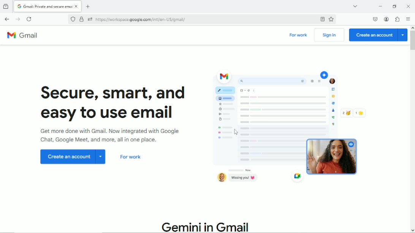 The image size is (415, 233). I want to click on No trackers known to firefox were detected on this page, so click(72, 19).